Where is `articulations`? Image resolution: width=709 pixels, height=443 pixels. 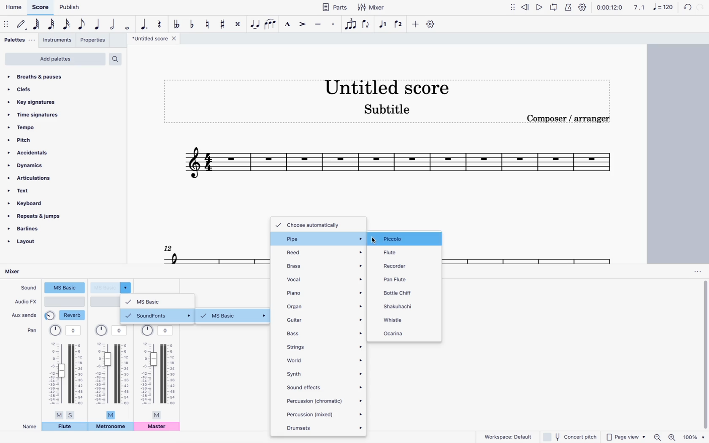 articulations is located at coordinates (41, 178).